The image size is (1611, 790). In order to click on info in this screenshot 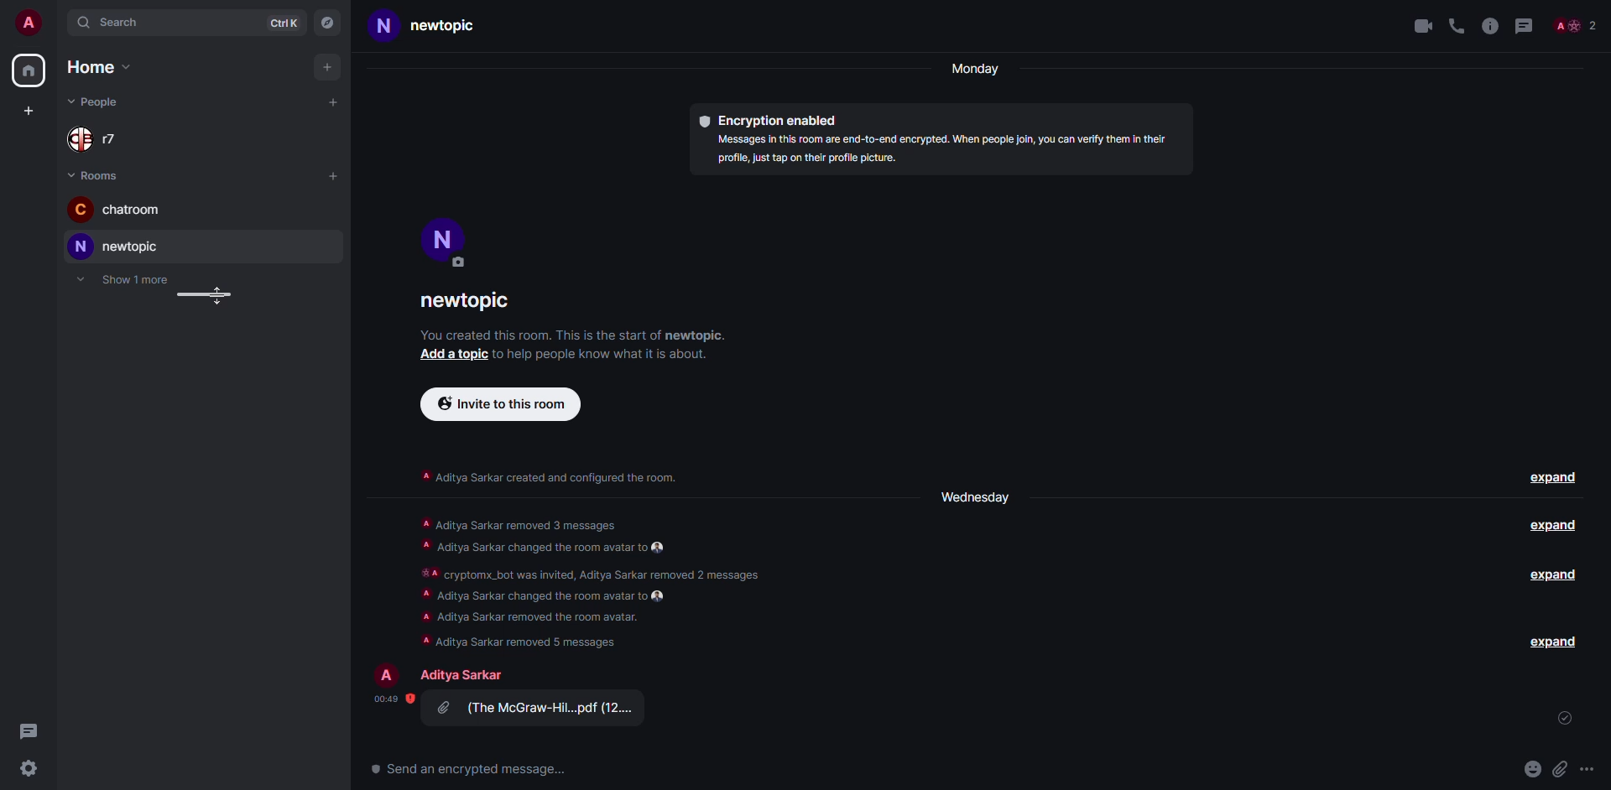, I will do `click(1490, 25)`.